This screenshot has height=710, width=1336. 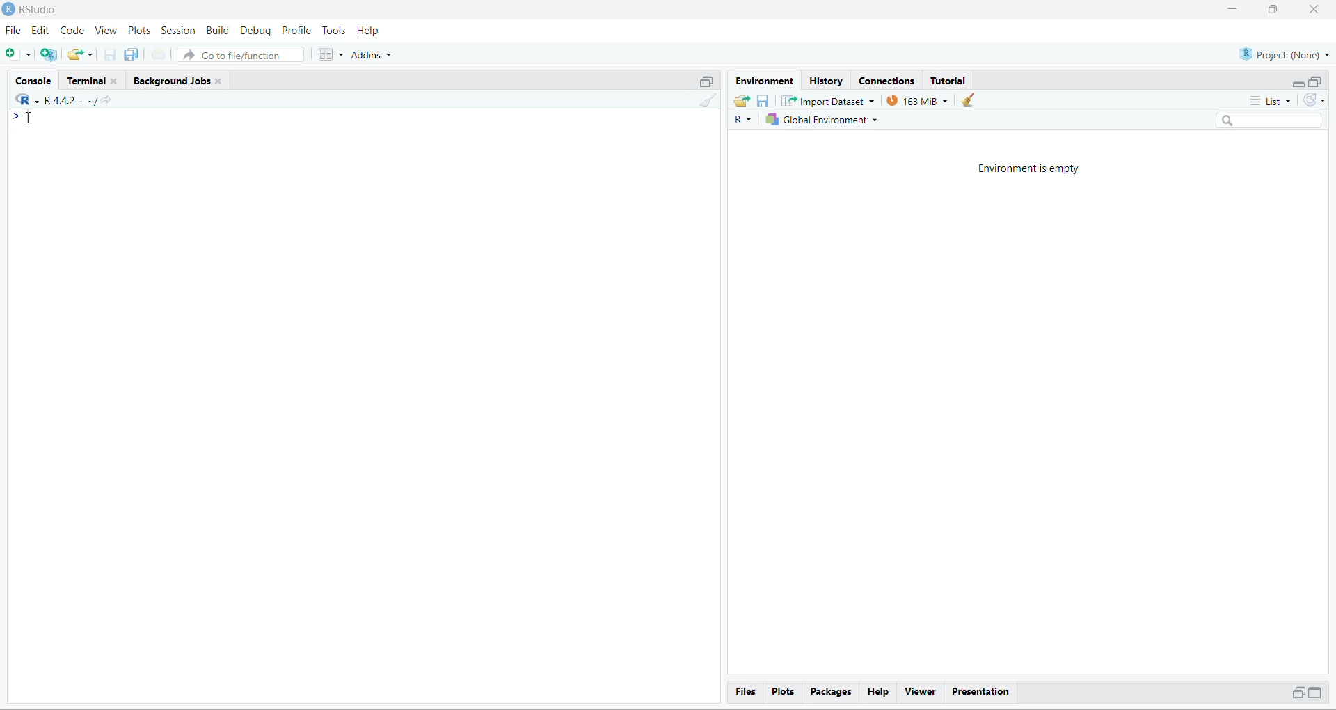 What do you see at coordinates (742, 120) in the screenshot?
I see `R` at bounding box center [742, 120].